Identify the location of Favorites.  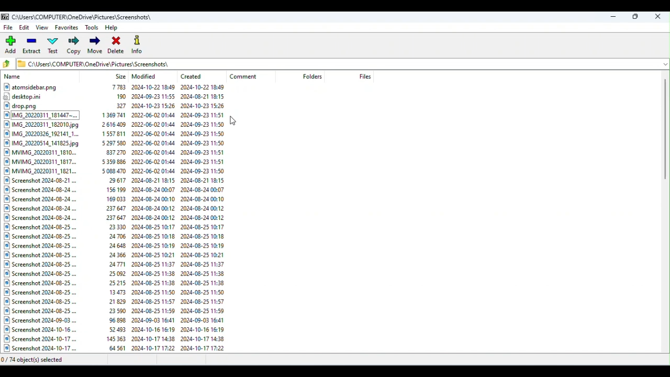
(66, 29).